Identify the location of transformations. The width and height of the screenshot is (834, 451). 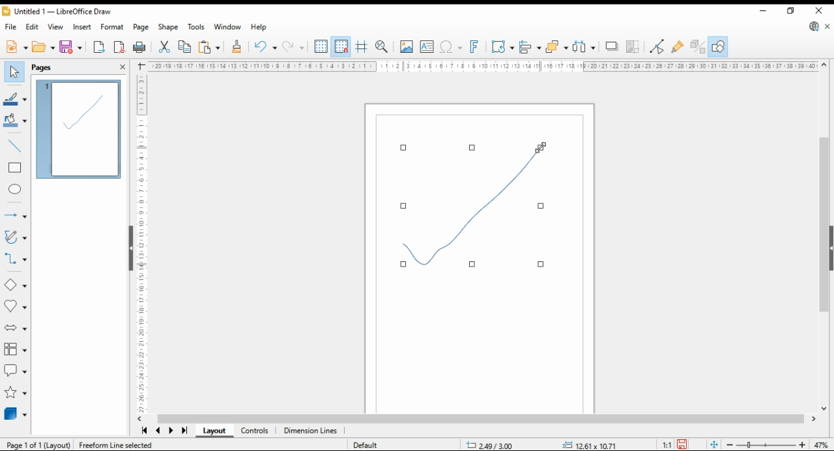
(502, 47).